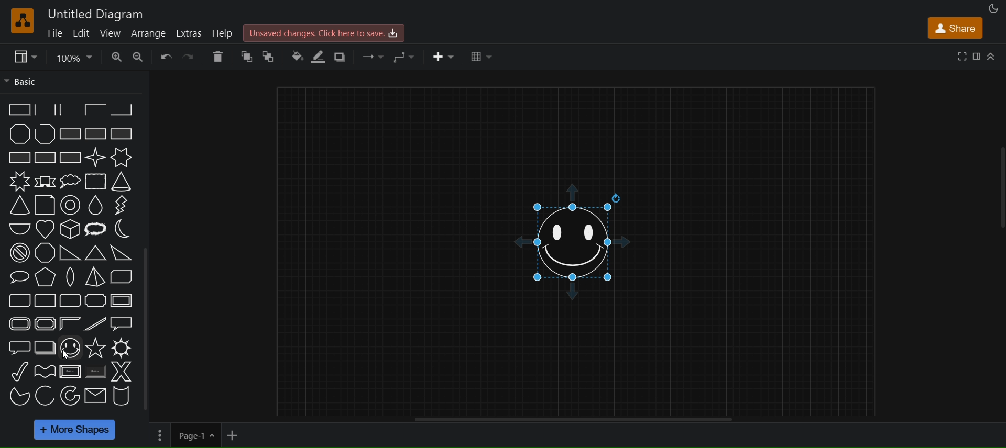  I want to click on orthogonal triangle, so click(69, 253).